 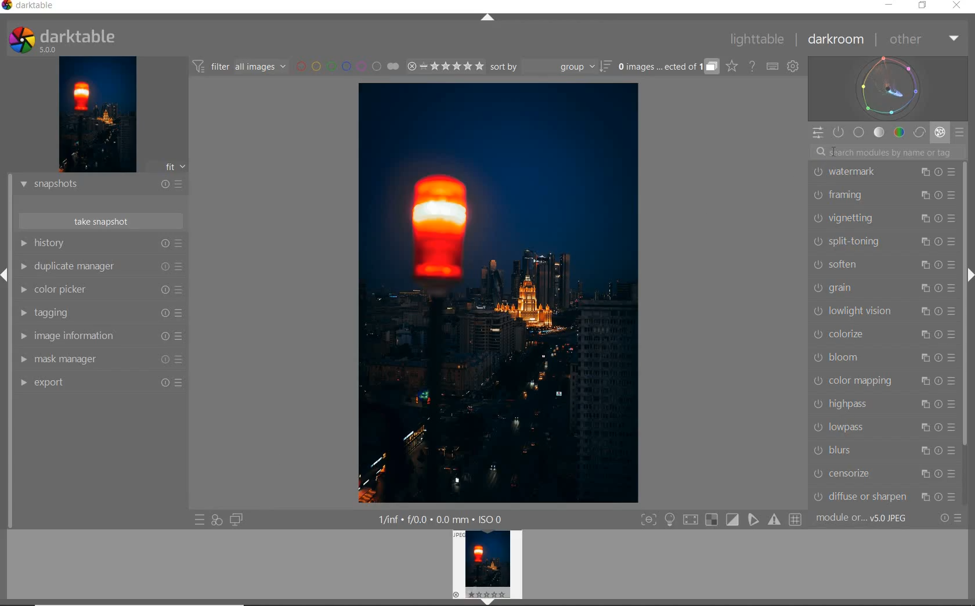 What do you see at coordinates (106, 40) in the screenshot?
I see `darktable 5.0.0` at bounding box center [106, 40].